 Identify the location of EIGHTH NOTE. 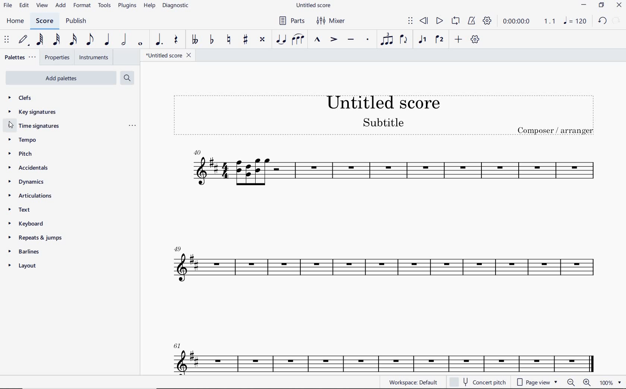
(90, 40).